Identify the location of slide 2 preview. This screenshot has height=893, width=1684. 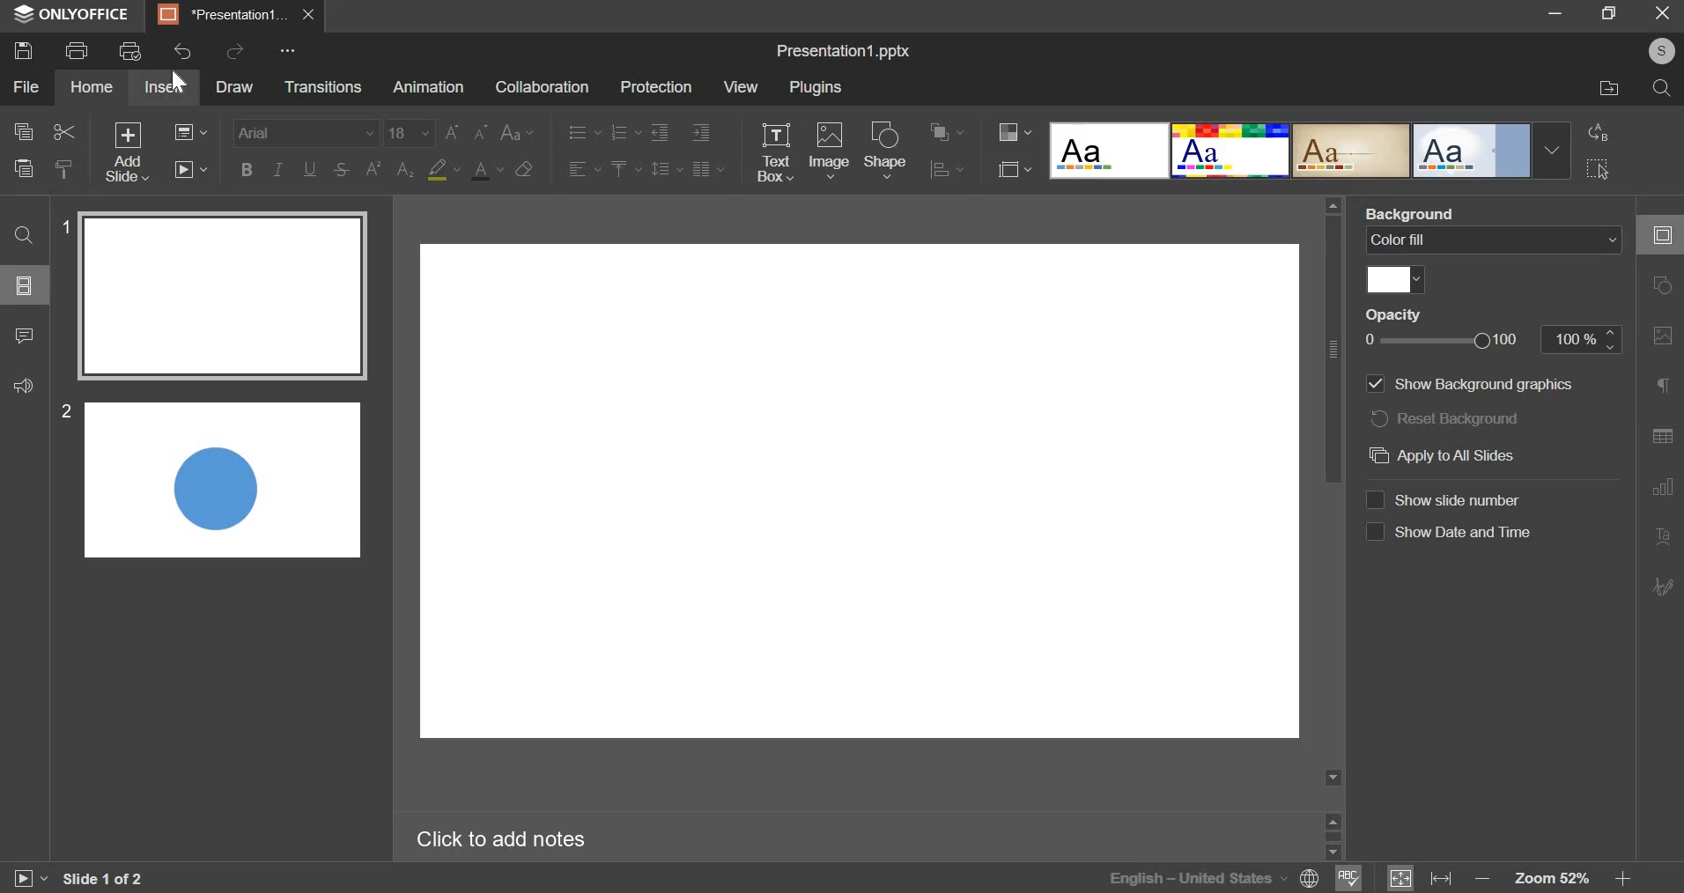
(222, 480).